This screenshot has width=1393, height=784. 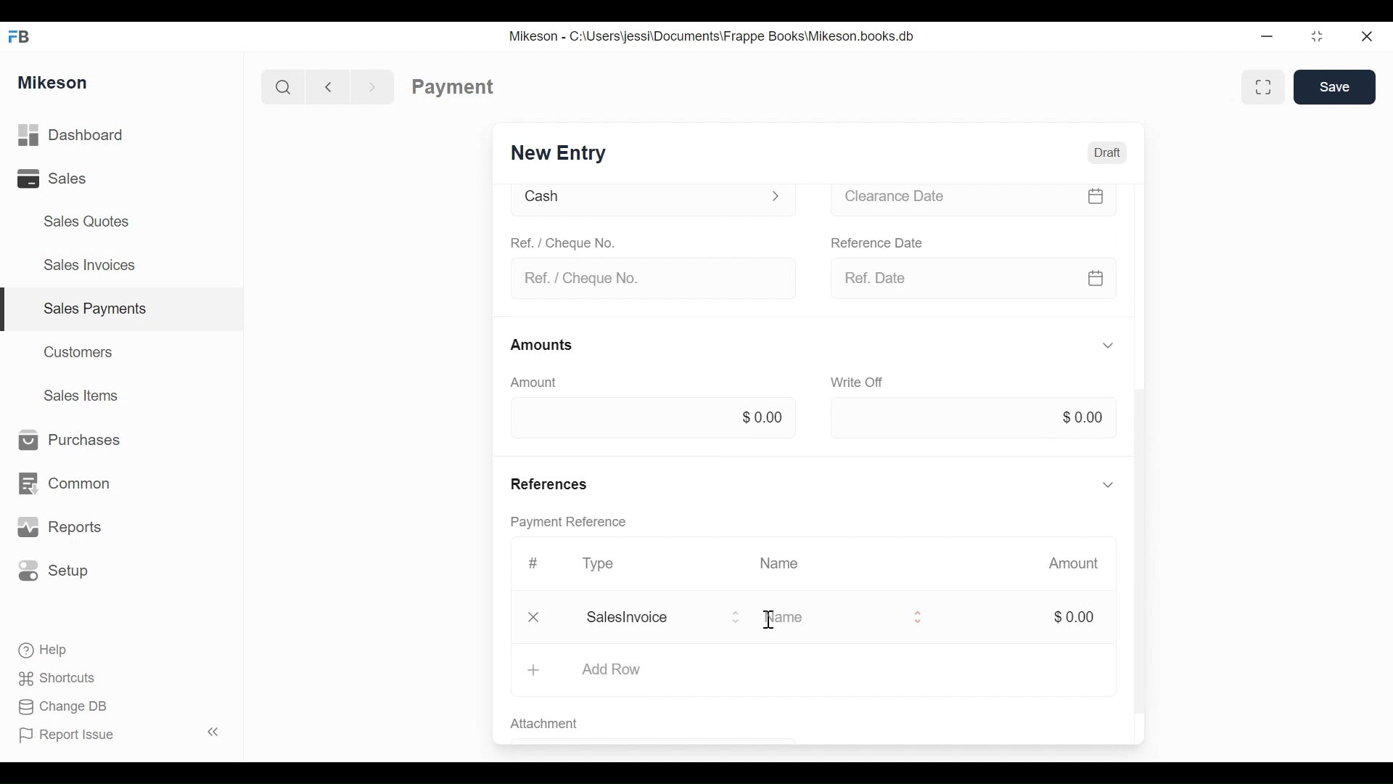 What do you see at coordinates (69, 440) in the screenshot?
I see `Purchases` at bounding box center [69, 440].